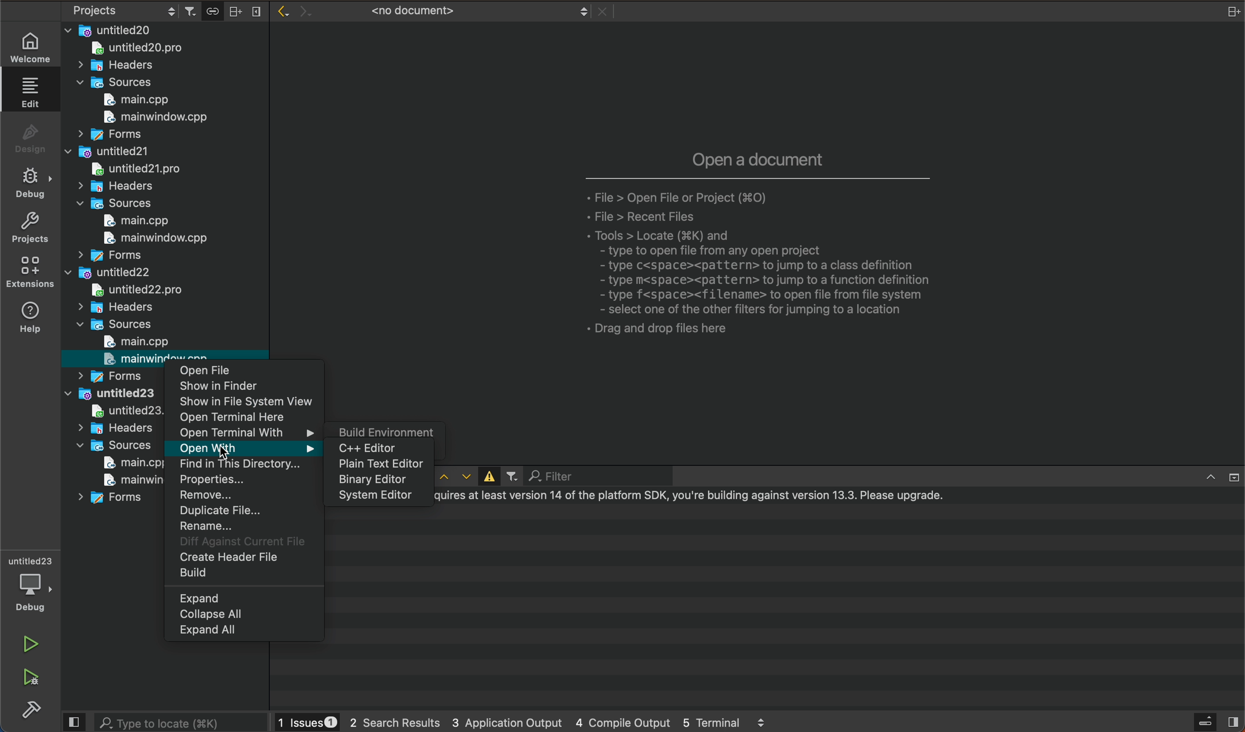 This screenshot has width=1245, height=732. Describe the element at coordinates (241, 558) in the screenshot. I see `create file` at that location.